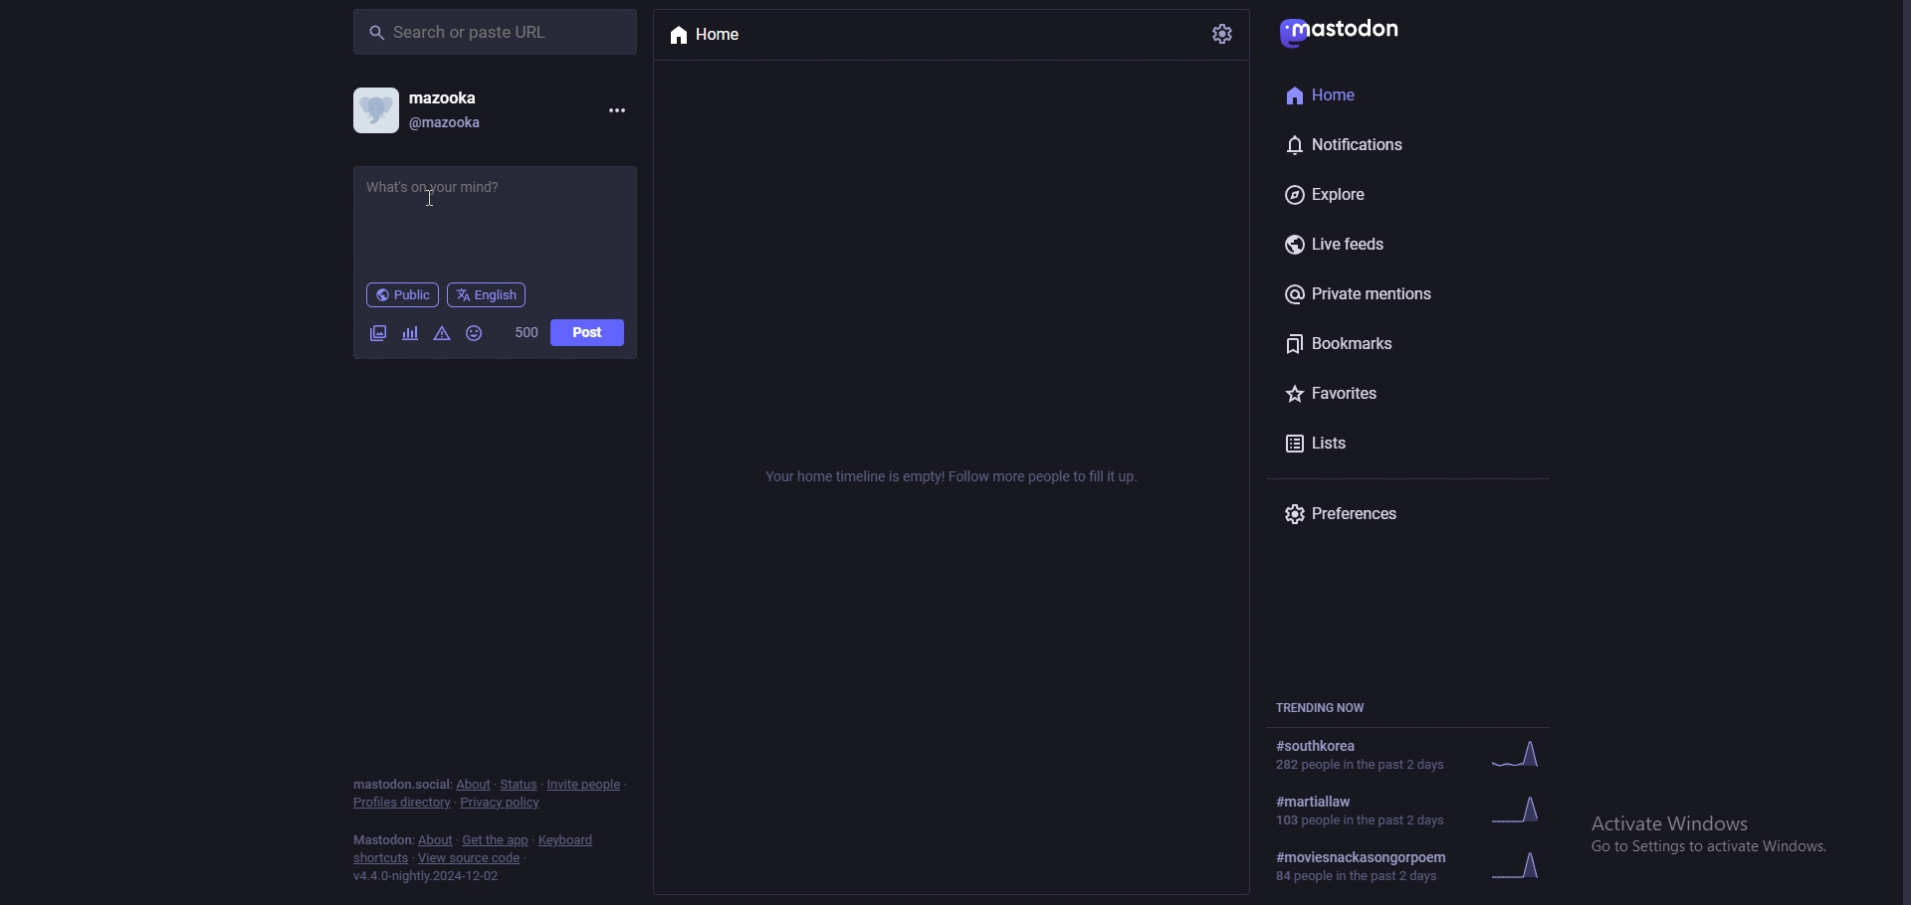 This screenshot has width=1911, height=905. What do you see at coordinates (1380, 513) in the screenshot?
I see `preferences` at bounding box center [1380, 513].